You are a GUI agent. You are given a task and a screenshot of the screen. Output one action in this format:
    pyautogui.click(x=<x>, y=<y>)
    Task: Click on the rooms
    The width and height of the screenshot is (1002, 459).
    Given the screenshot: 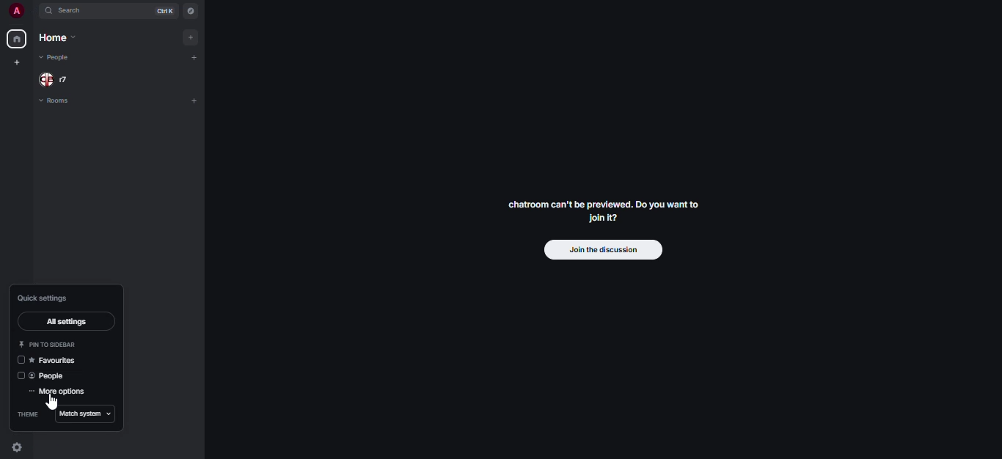 What is the action you would take?
    pyautogui.click(x=70, y=103)
    